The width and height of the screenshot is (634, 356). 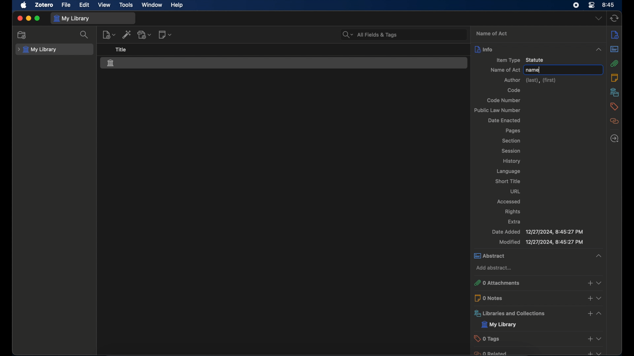 I want to click on 0 tags, so click(x=527, y=338).